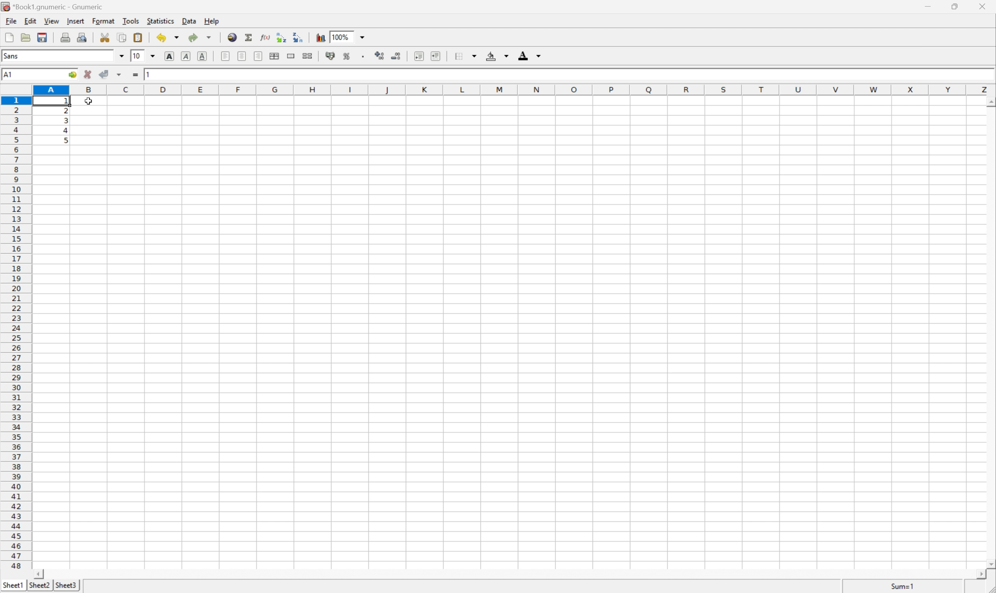 This screenshot has width=996, height=593. What do you see at coordinates (31, 20) in the screenshot?
I see `Edit` at bounding box center [31, 20].